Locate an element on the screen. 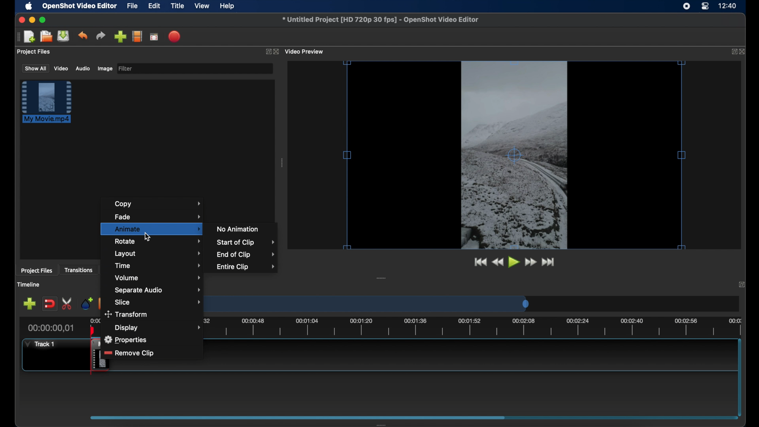  rotate menu is located at coordinates (158, 241).